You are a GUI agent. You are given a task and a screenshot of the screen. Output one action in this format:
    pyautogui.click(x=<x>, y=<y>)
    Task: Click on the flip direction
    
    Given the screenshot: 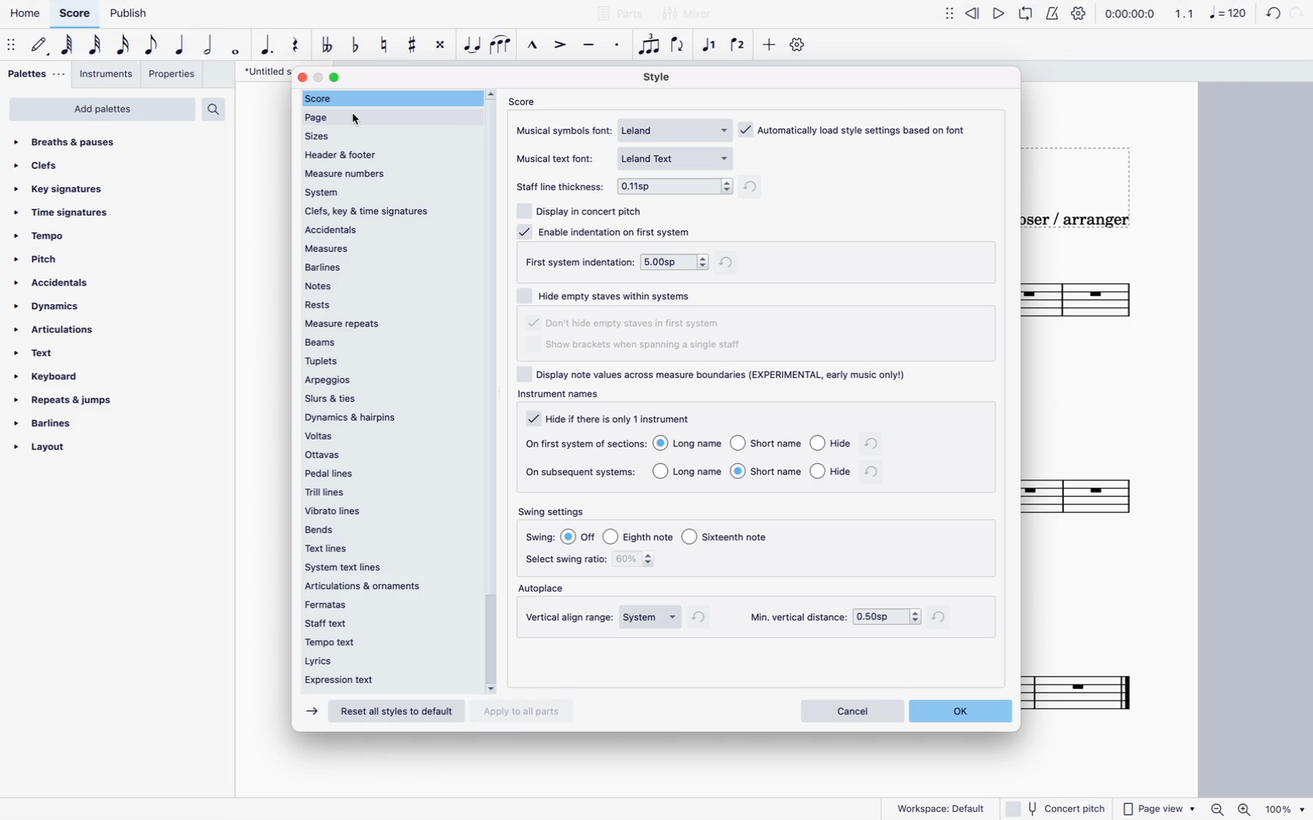 What is the action you would take?
    pyautogui.click(x=679, y=49)
    